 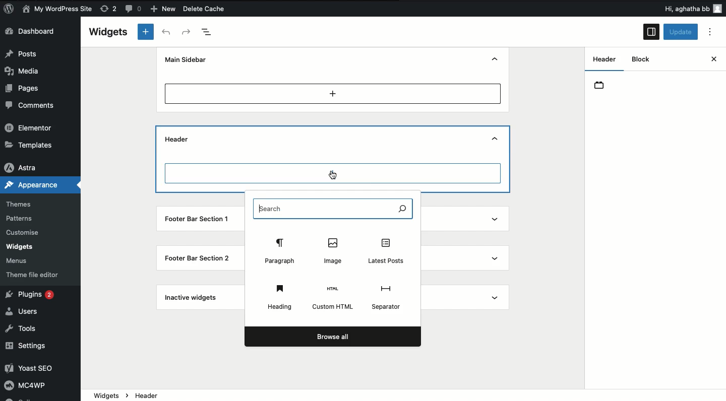 What do you see at coordinates (166, 32) in the screenshot?
I see `Undo` at bounding box center [166, 32].